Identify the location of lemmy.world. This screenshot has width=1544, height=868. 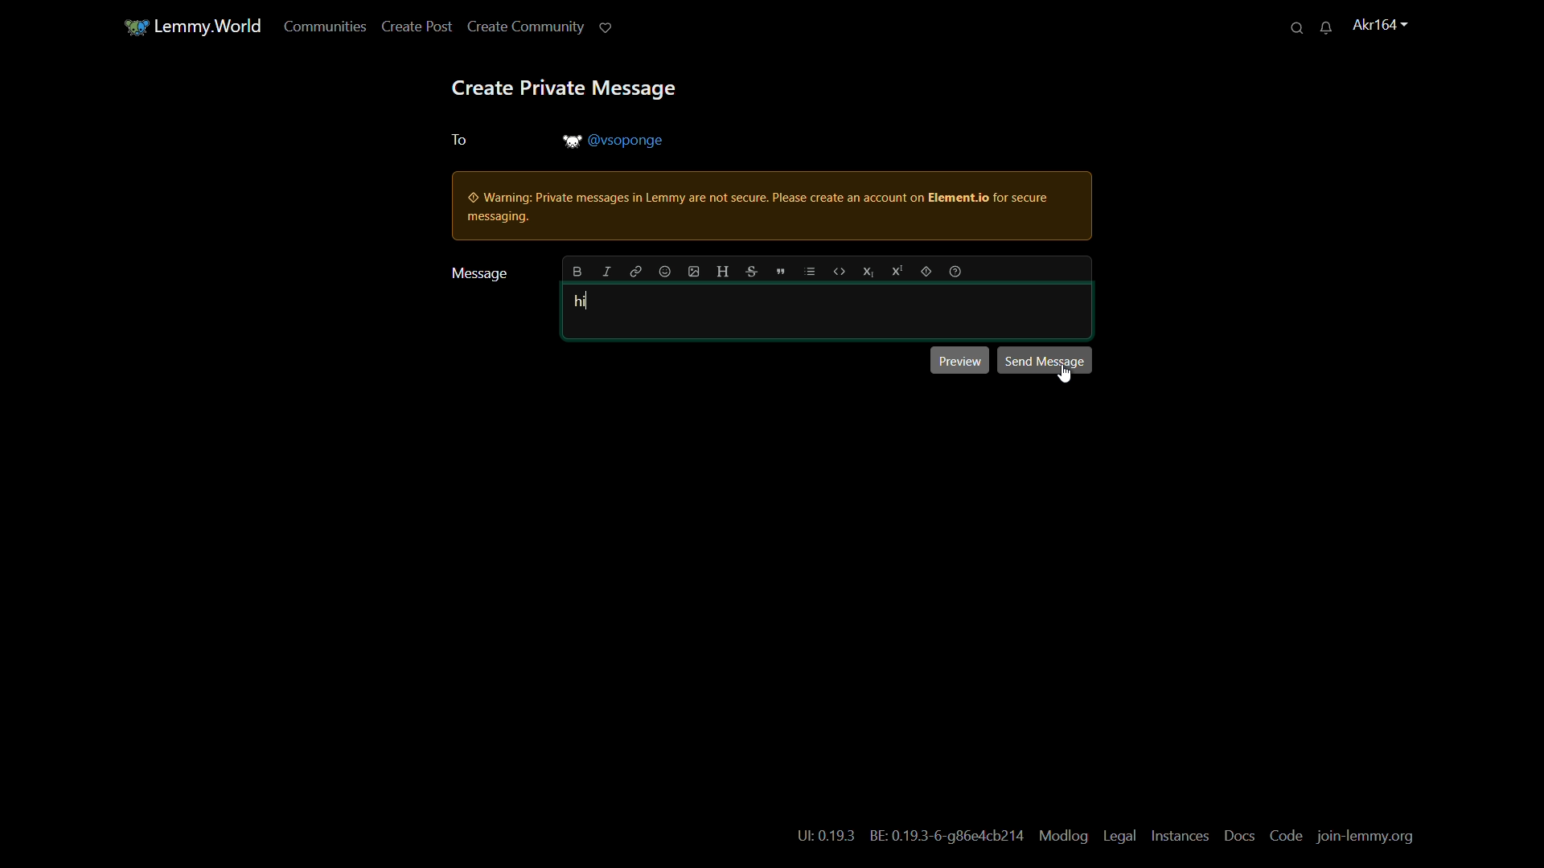
(199, 26).